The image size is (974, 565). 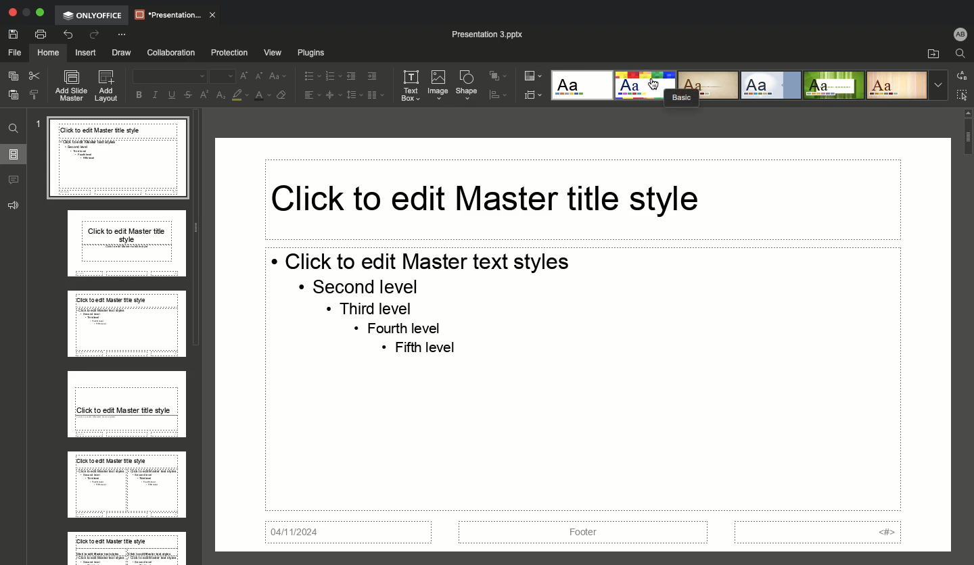 I want to click on Decrease indent, so click(x=352, y=76).